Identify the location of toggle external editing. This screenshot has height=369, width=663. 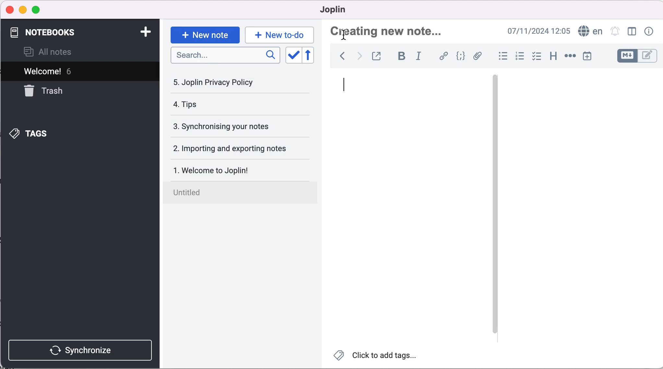
(378, 56).